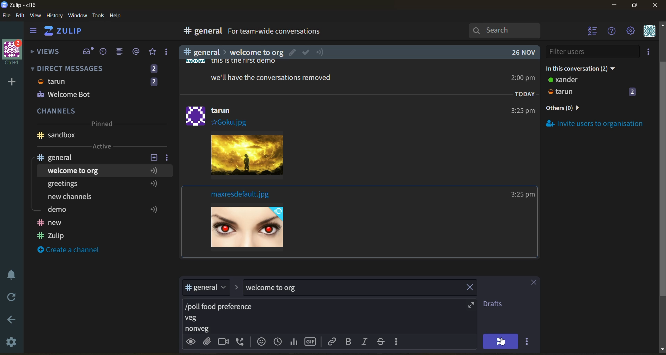 The height and width of the screenshot is (355, 666). I want to click on , so click(256, 52).